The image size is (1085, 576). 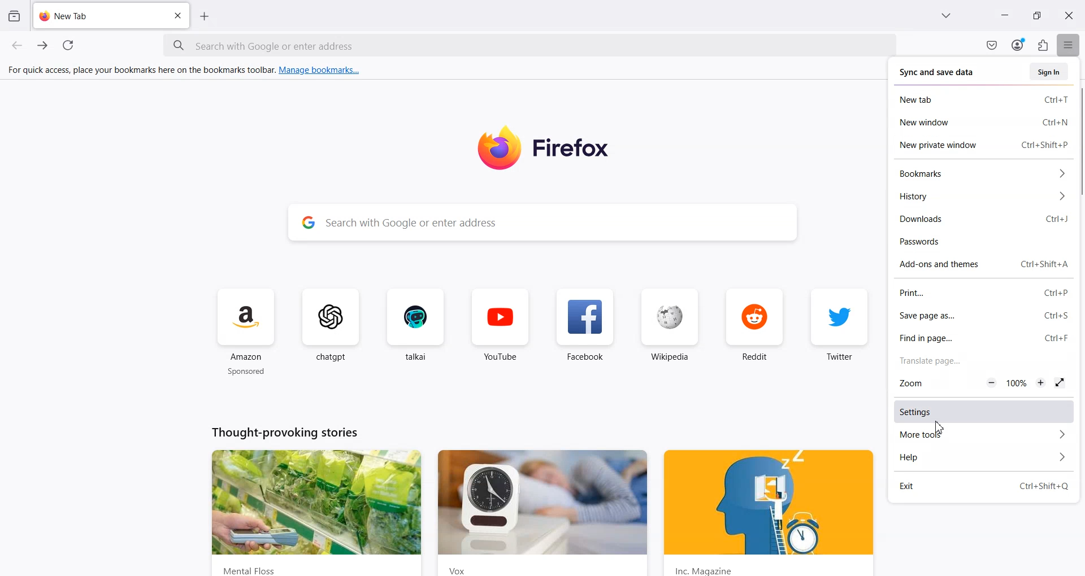 What do you see at coordinates (334, 332) in the screenshot?
I see `ChatGPT` at bounding box center [334, 332].